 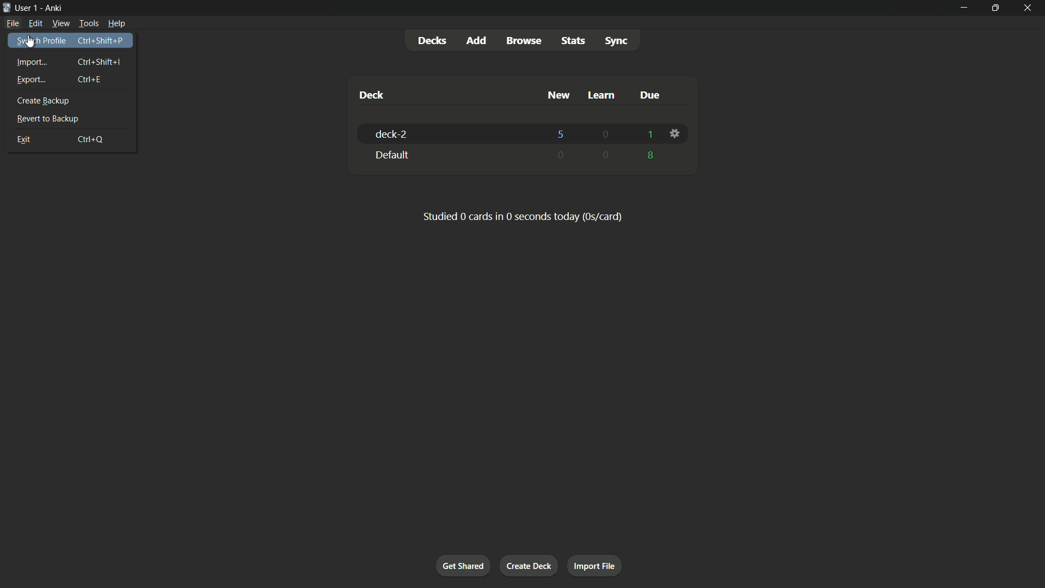 What do you see at coordinates (452, 155) in the screenshot?
I see `Default` at bounding box center [452, 155].